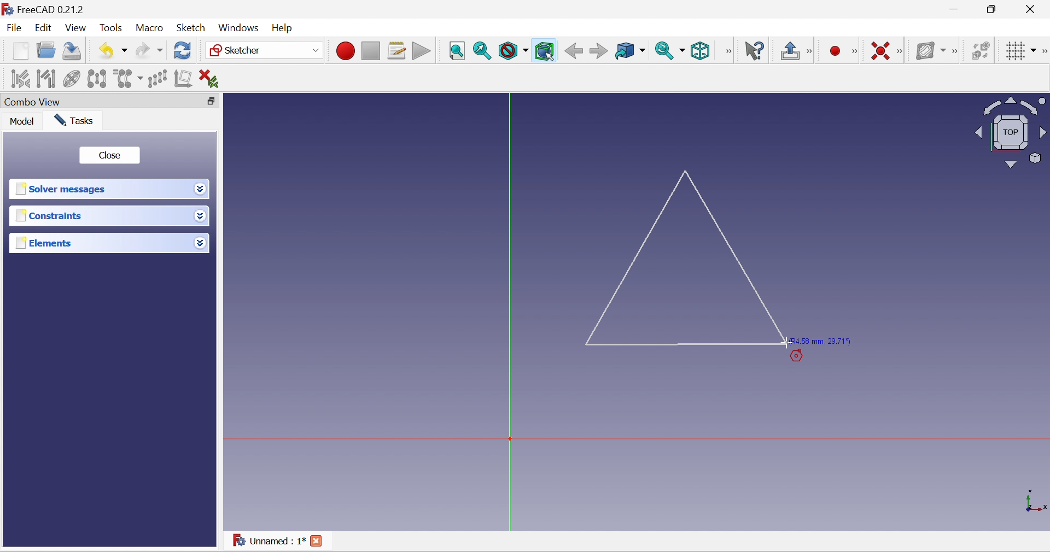 This screenshot has width=1050, height=552. I want to click on (R4.58 mm, 29.71°), so click(817, 341).